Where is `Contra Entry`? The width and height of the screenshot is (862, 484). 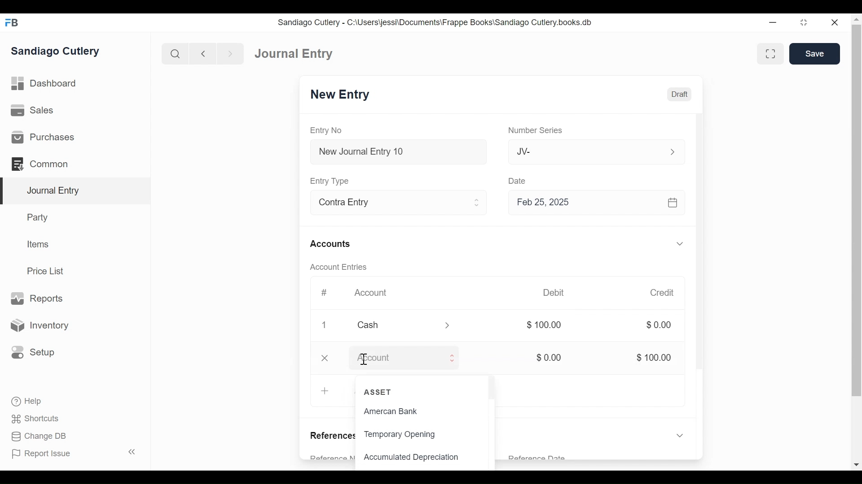
Contra Entry is located at coordinates (388, 204).